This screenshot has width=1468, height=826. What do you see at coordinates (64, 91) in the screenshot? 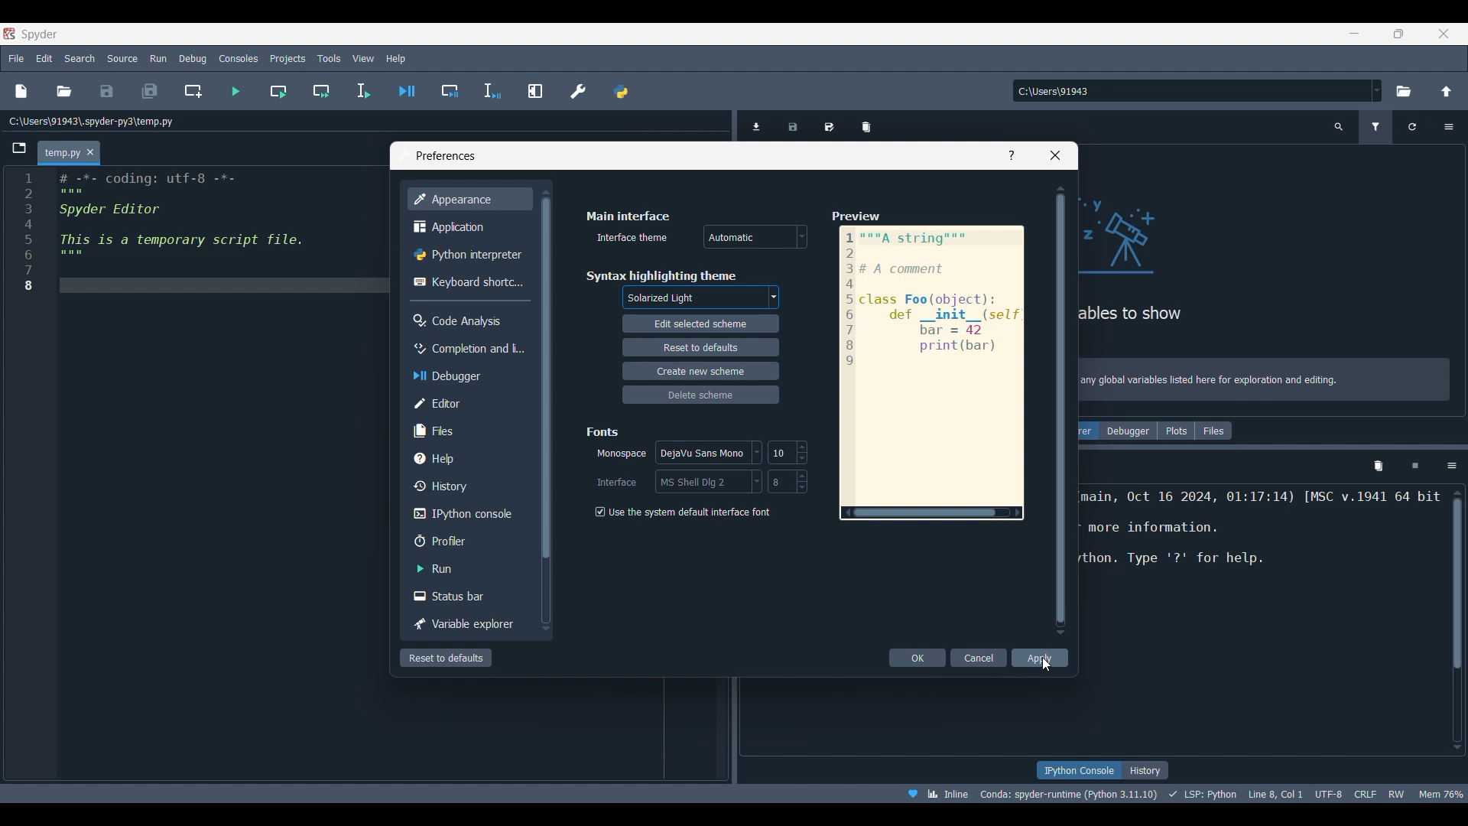
I see `Open file` at bounding box center [64, 91].